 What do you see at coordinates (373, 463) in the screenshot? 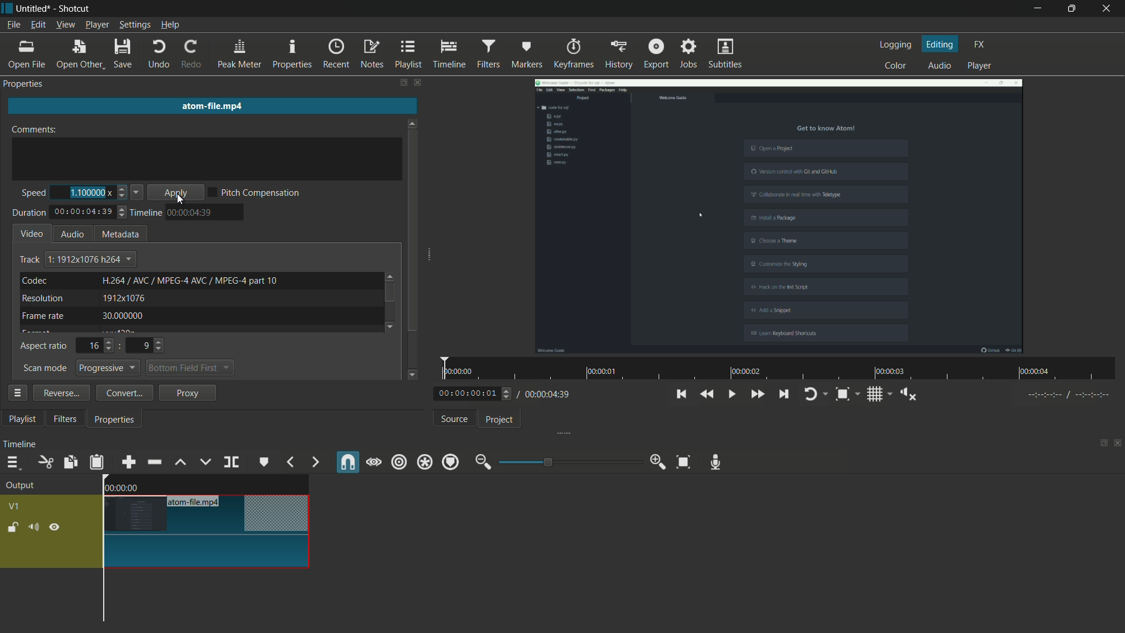
I see `scrub while dragging` at bounding box center [373, 463].